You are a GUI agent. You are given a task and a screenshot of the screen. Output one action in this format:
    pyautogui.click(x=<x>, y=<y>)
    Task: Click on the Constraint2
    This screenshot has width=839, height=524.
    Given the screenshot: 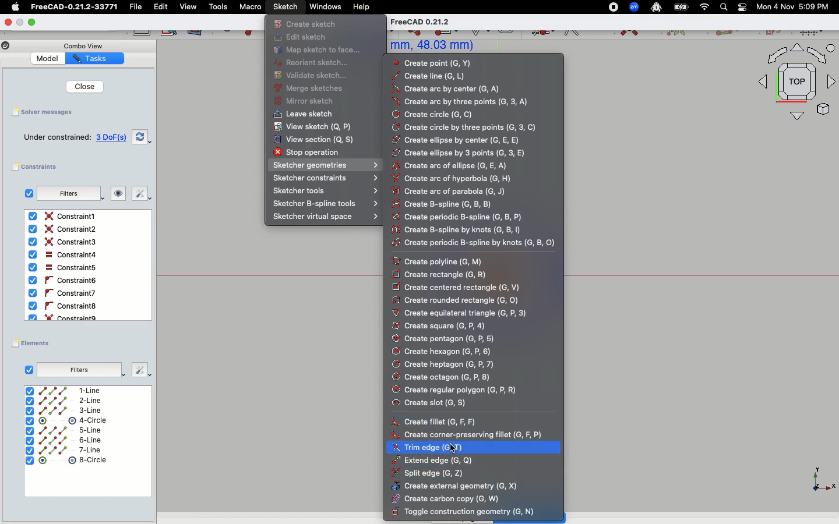 What is the action you would take?
    pyautogui.click(x=65, y=229)
    